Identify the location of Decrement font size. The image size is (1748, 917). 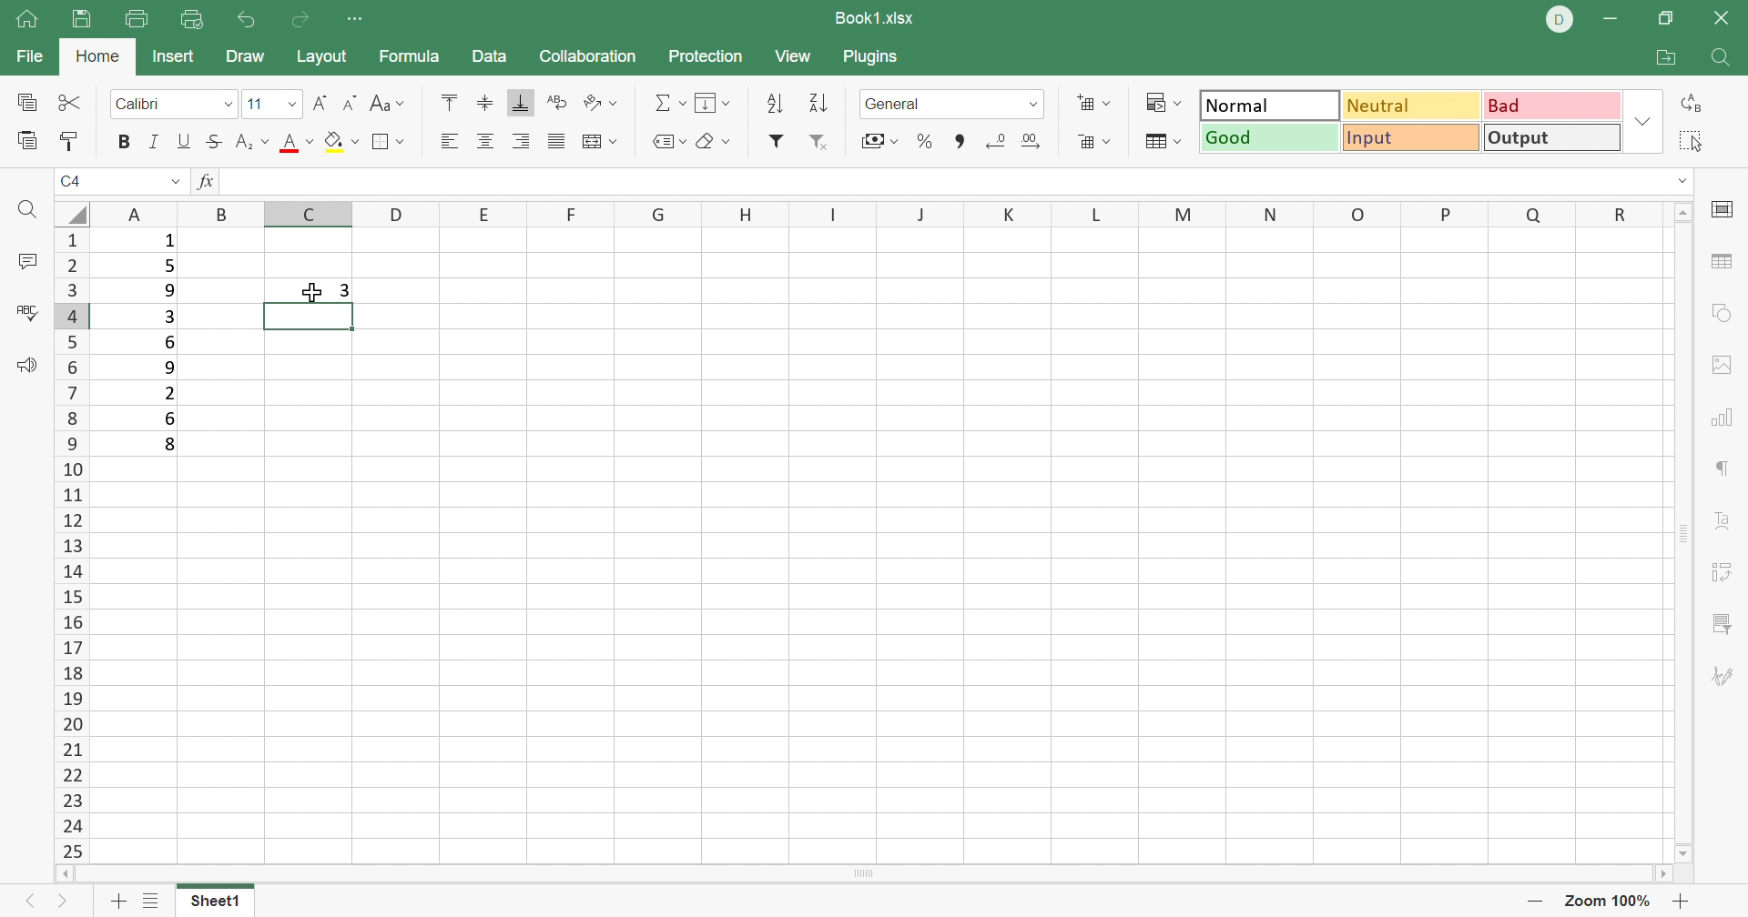
(350, 101).